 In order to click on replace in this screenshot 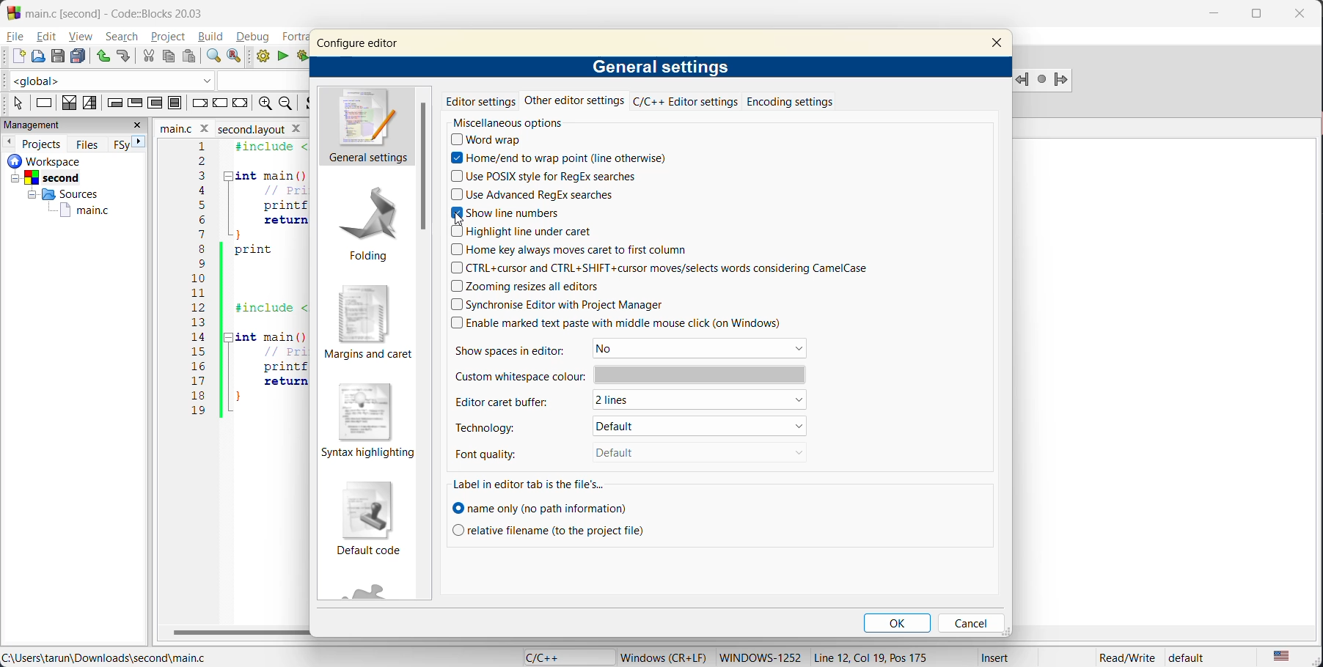, I will do `click(238, 56)`.